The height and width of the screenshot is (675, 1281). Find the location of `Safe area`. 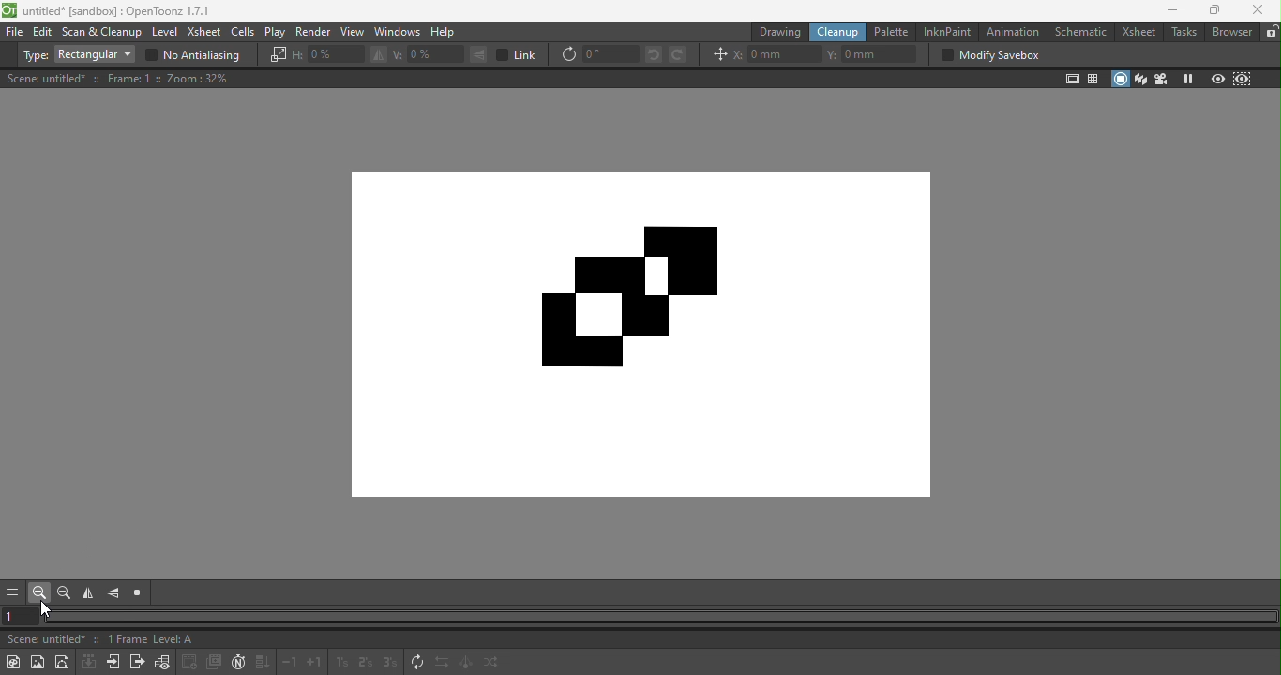

Safe area is located at coordinates (1070, 79).